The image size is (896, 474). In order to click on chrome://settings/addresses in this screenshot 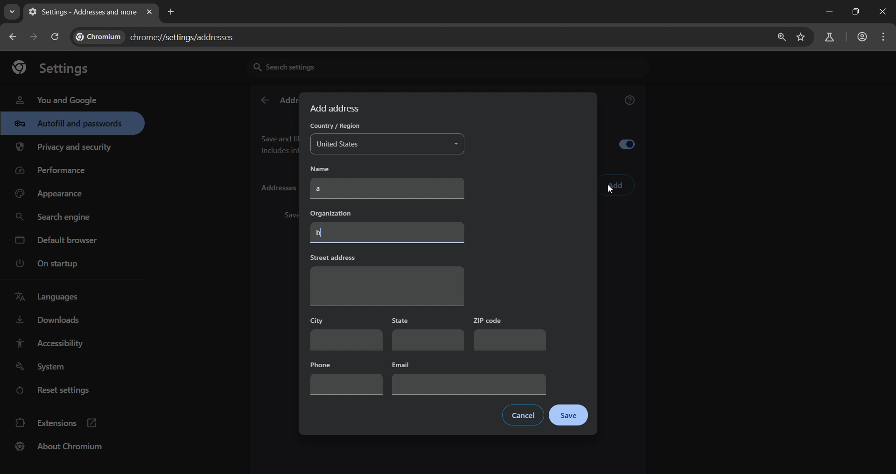, I will do `click(161, 35)`.